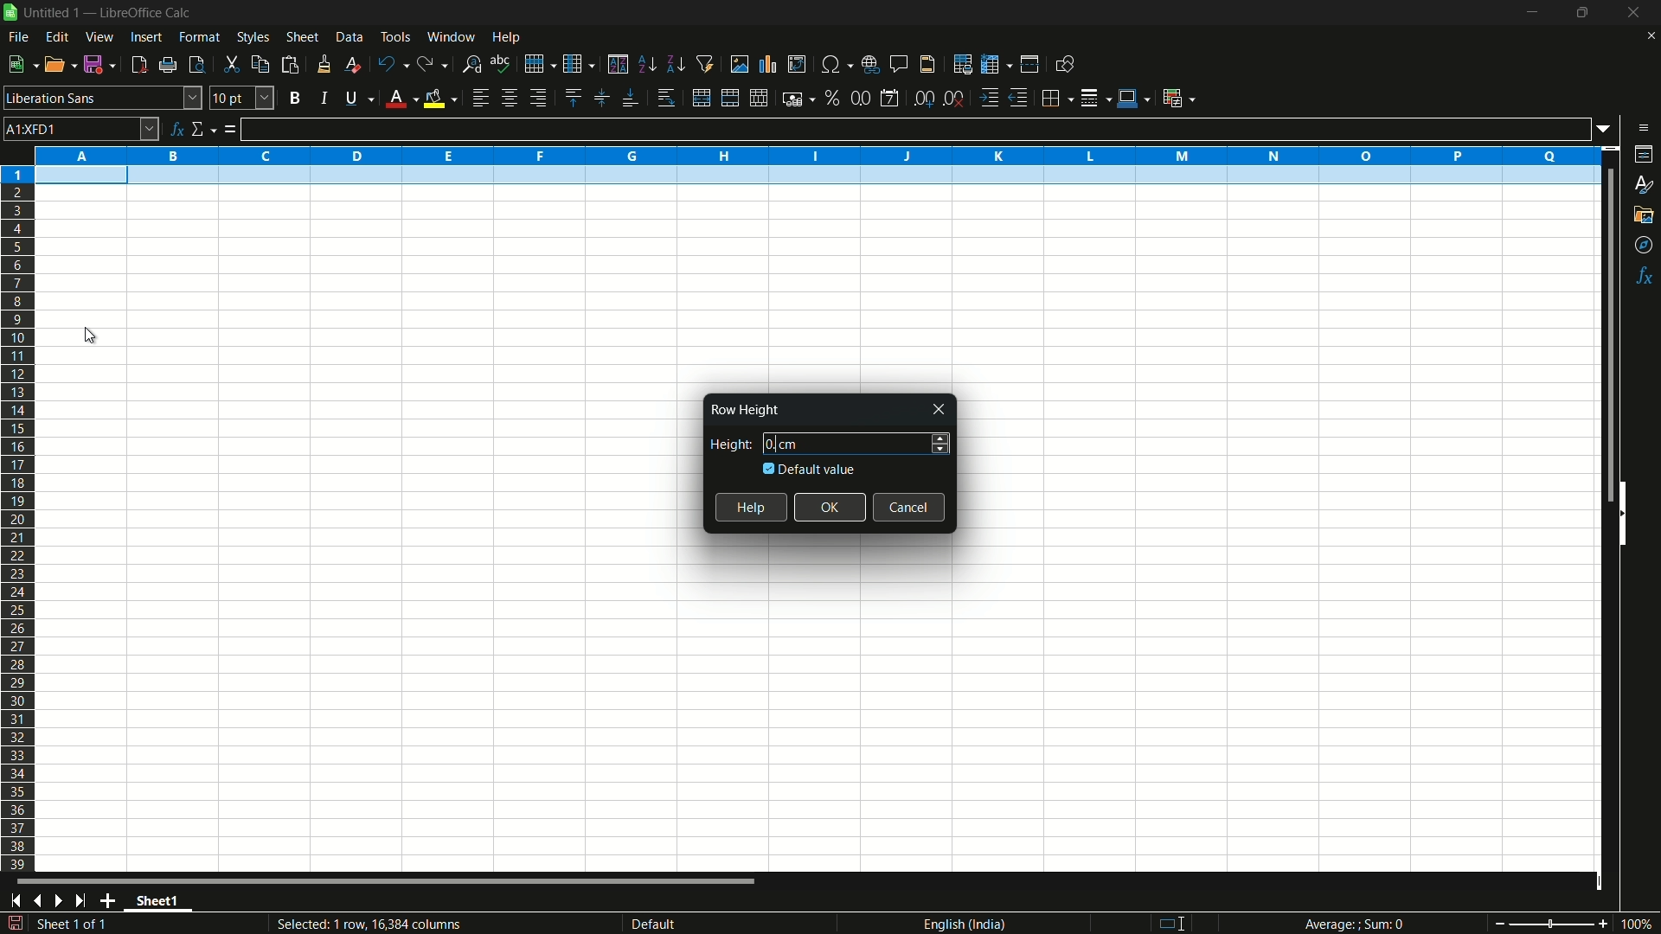 The height and width of the screenshot is (934, 1661). Describe the element at coordinates (61, 65) in the screenshot. I see `open file` at that location.